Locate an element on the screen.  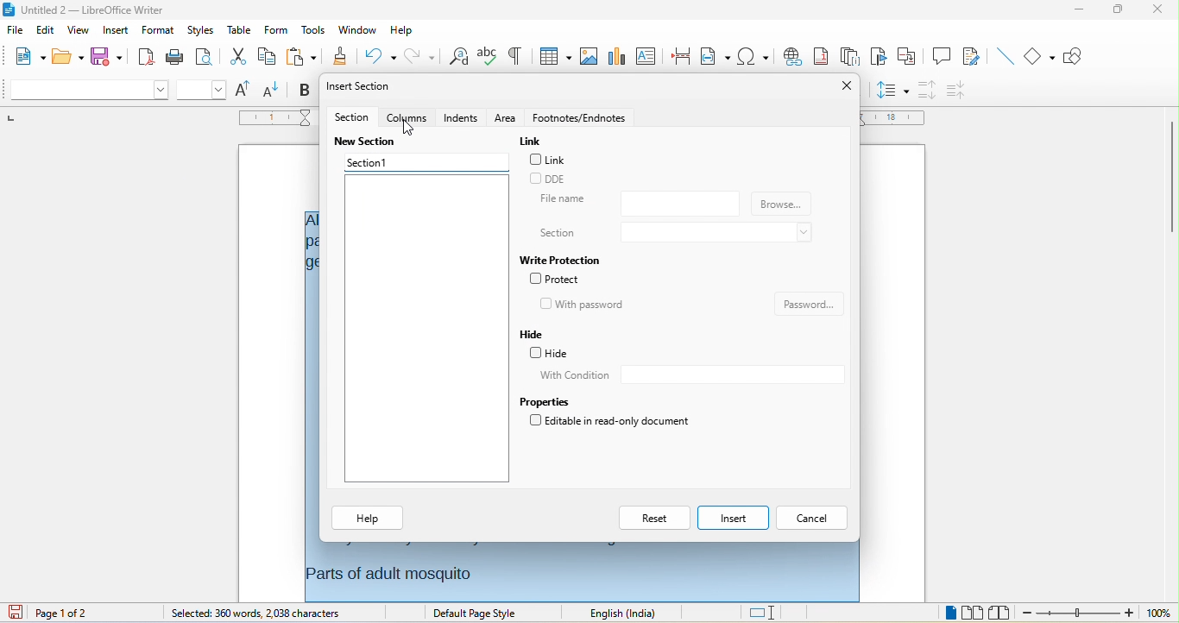
hyperlink is located at coordinates (793, 57).